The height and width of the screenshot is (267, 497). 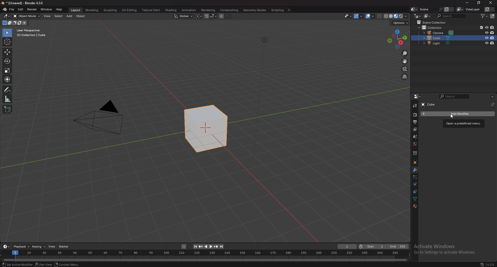 What do you see at coordinates (59, 9) in the screenshot?
I see `help` at bounding box center [59, 9].